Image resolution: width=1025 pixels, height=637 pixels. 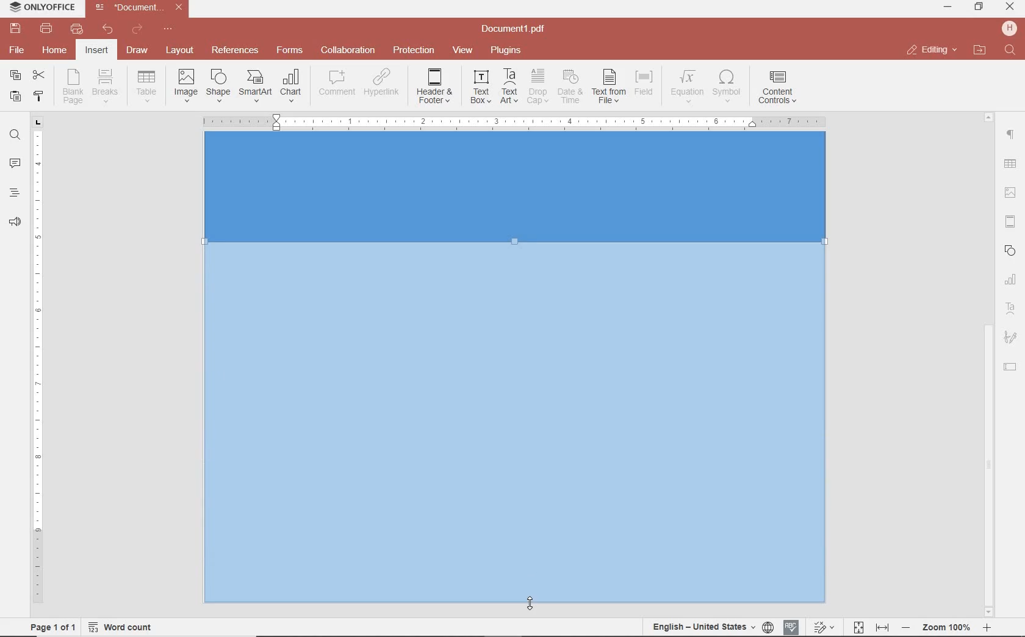 I want to click on TEXT FIELD, so click(x=1010, y=366).